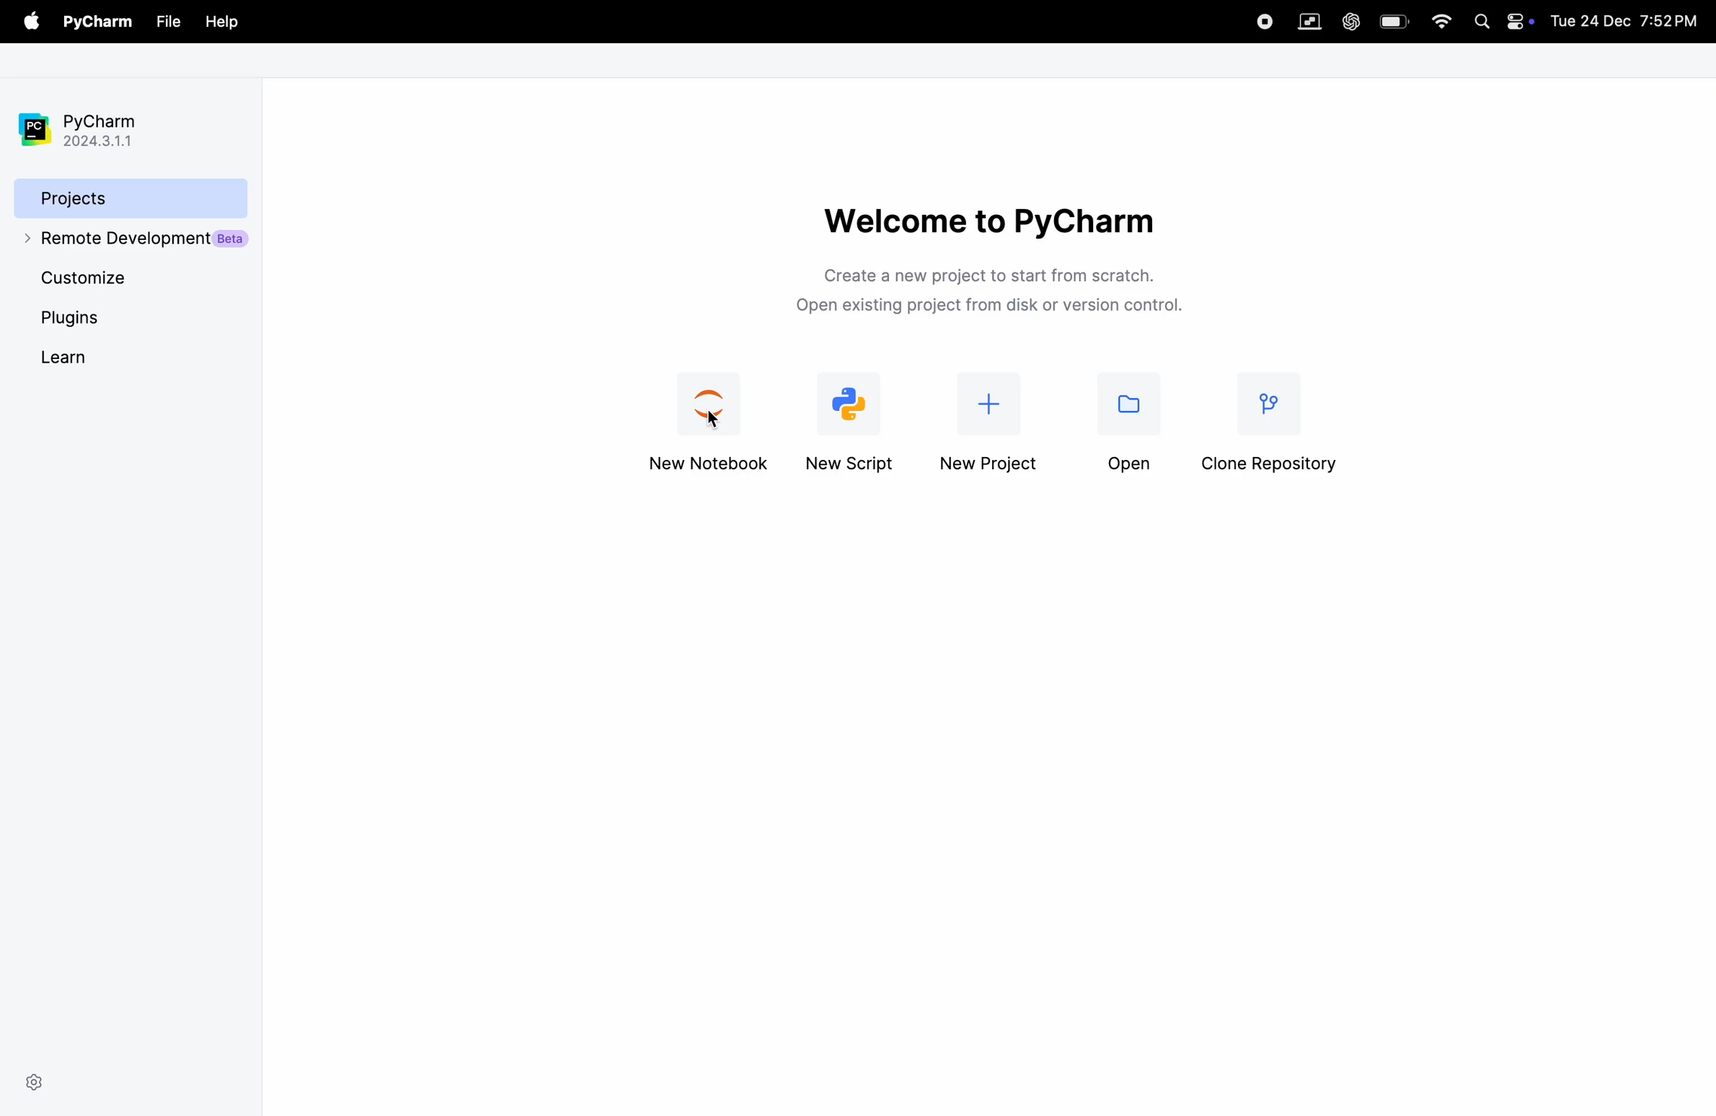 The image size is (1716, 1116). I want to click on new script, so click(852, 421).